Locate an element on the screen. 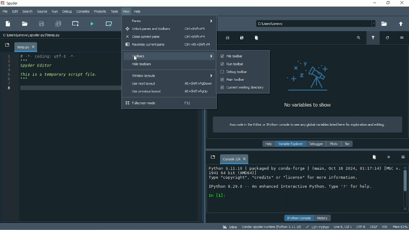  Use next layout is located at coordinates (169, 84).